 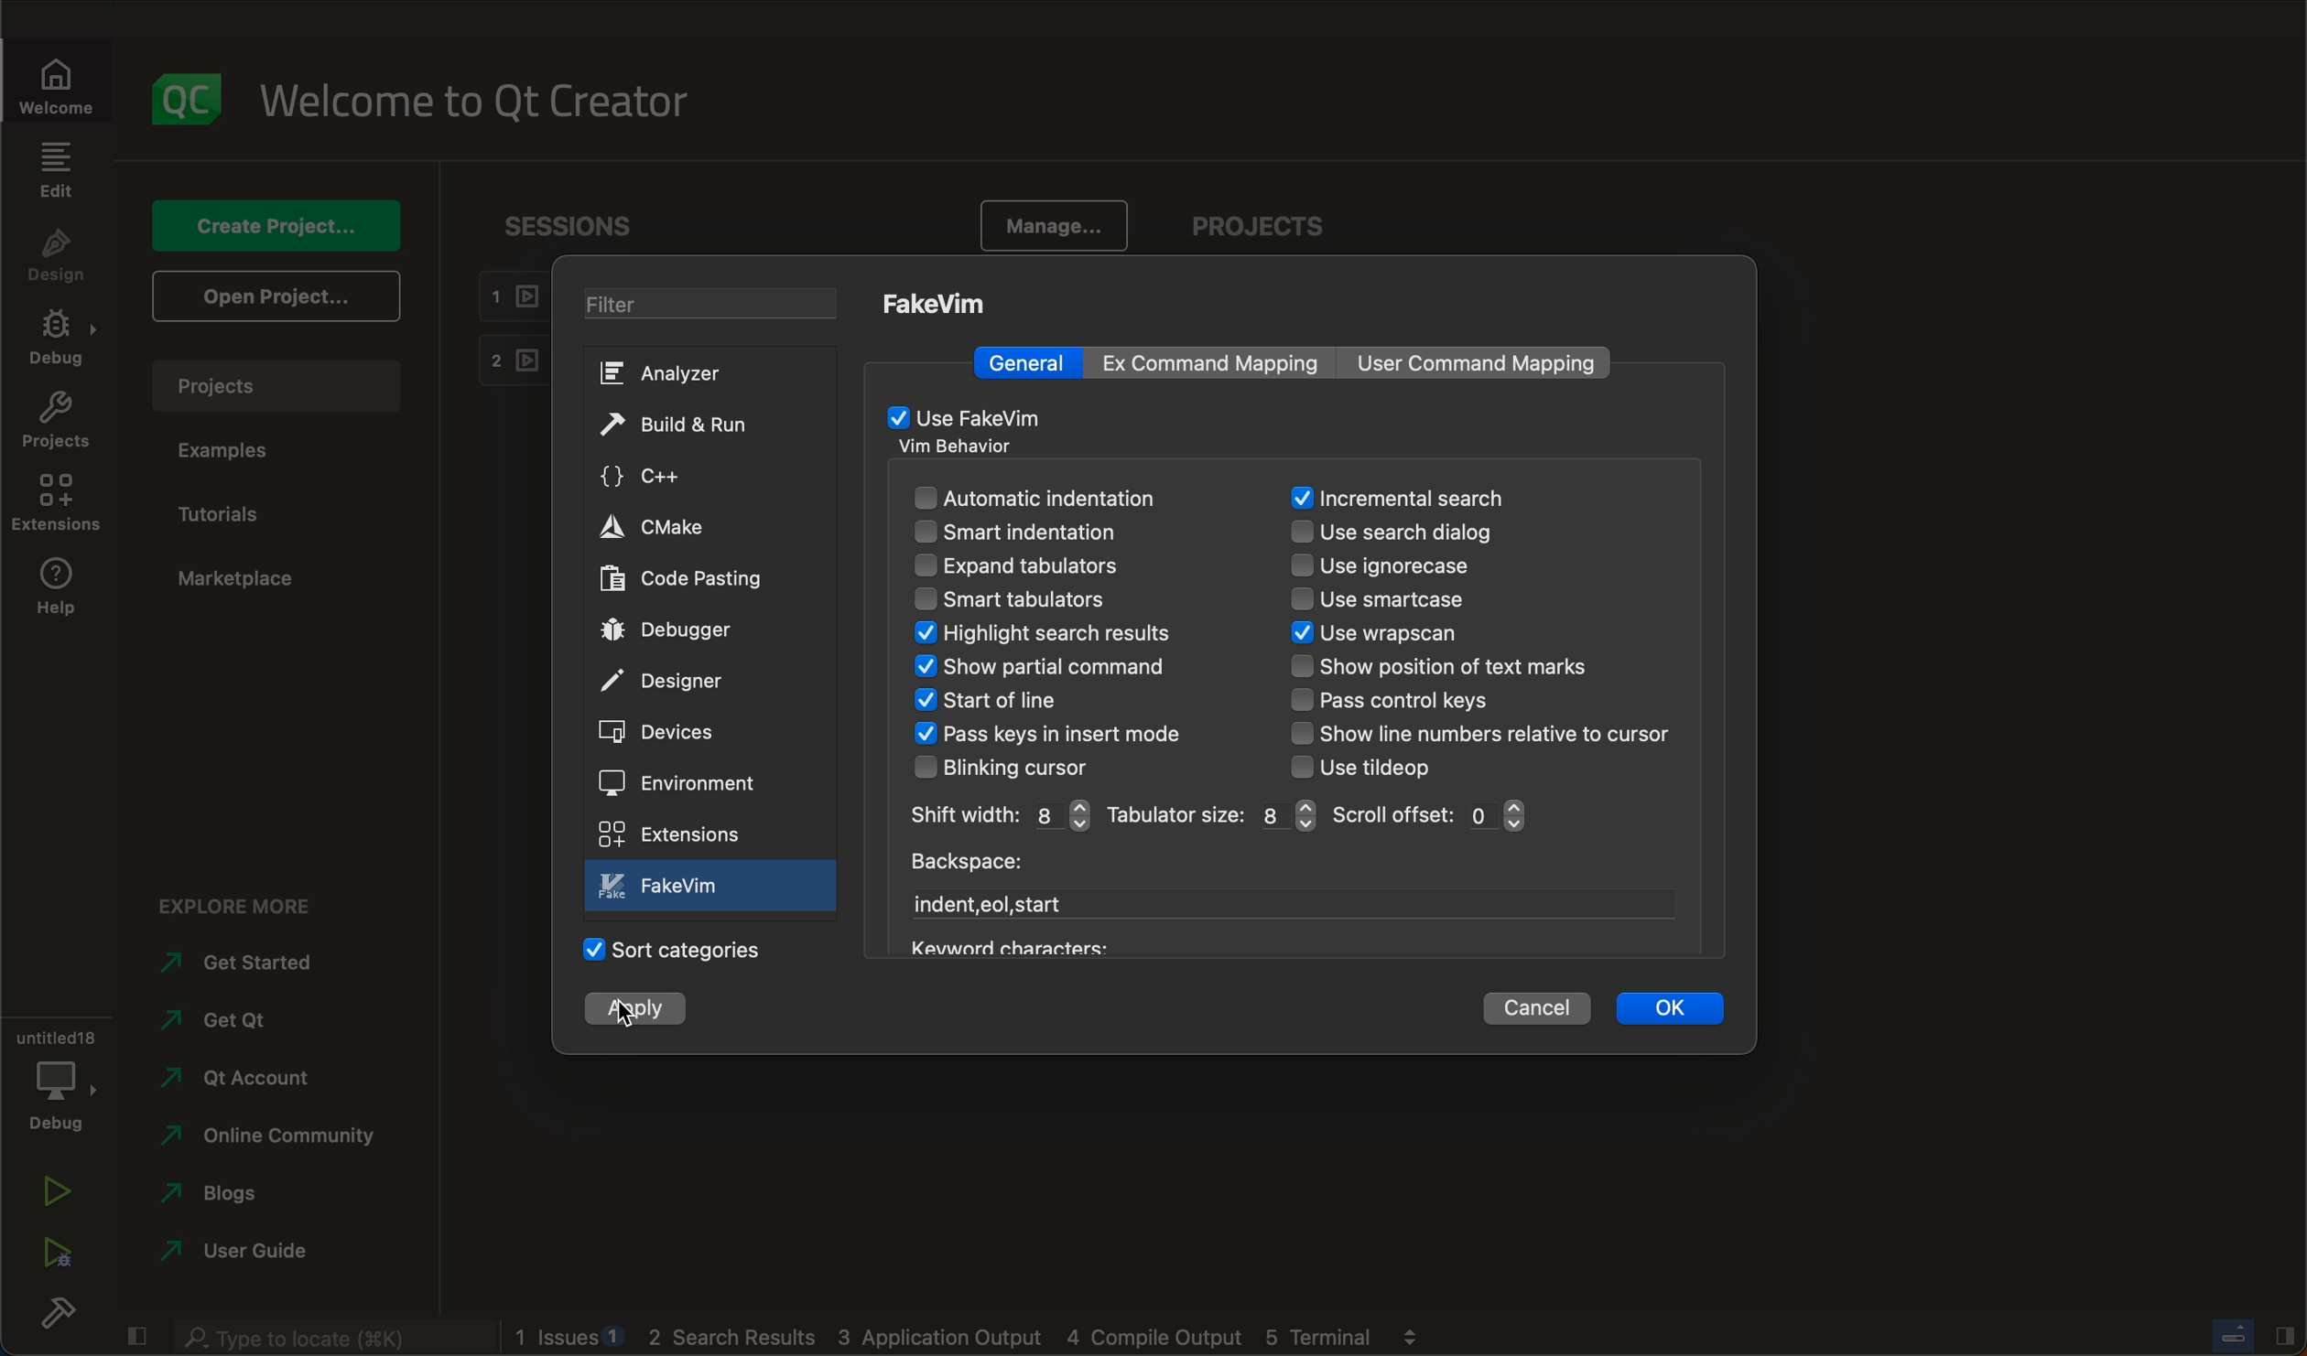 What do you see at coordinates (61, 254) in the screenshot?
I see `design` at bounding box center [61, 254].